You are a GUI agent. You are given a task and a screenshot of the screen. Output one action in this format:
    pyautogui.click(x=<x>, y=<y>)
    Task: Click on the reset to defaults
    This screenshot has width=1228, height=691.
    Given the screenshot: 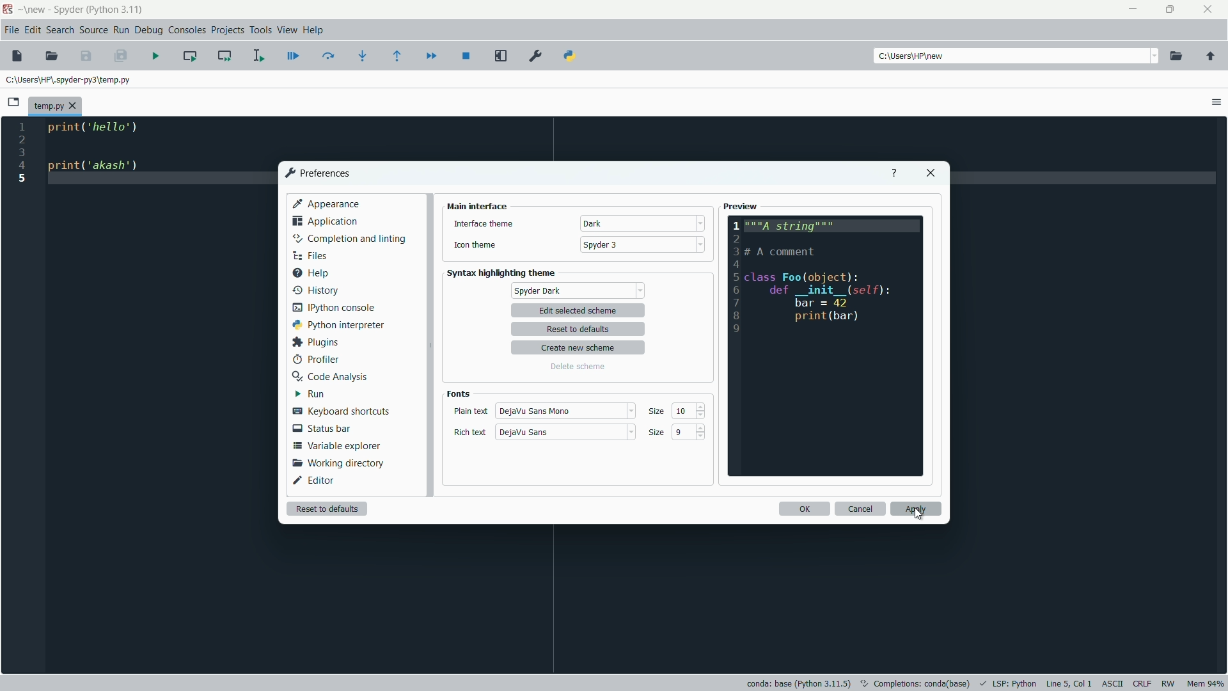 What is the action you would take?
    pyautogui.click(x=326, y=508)
    